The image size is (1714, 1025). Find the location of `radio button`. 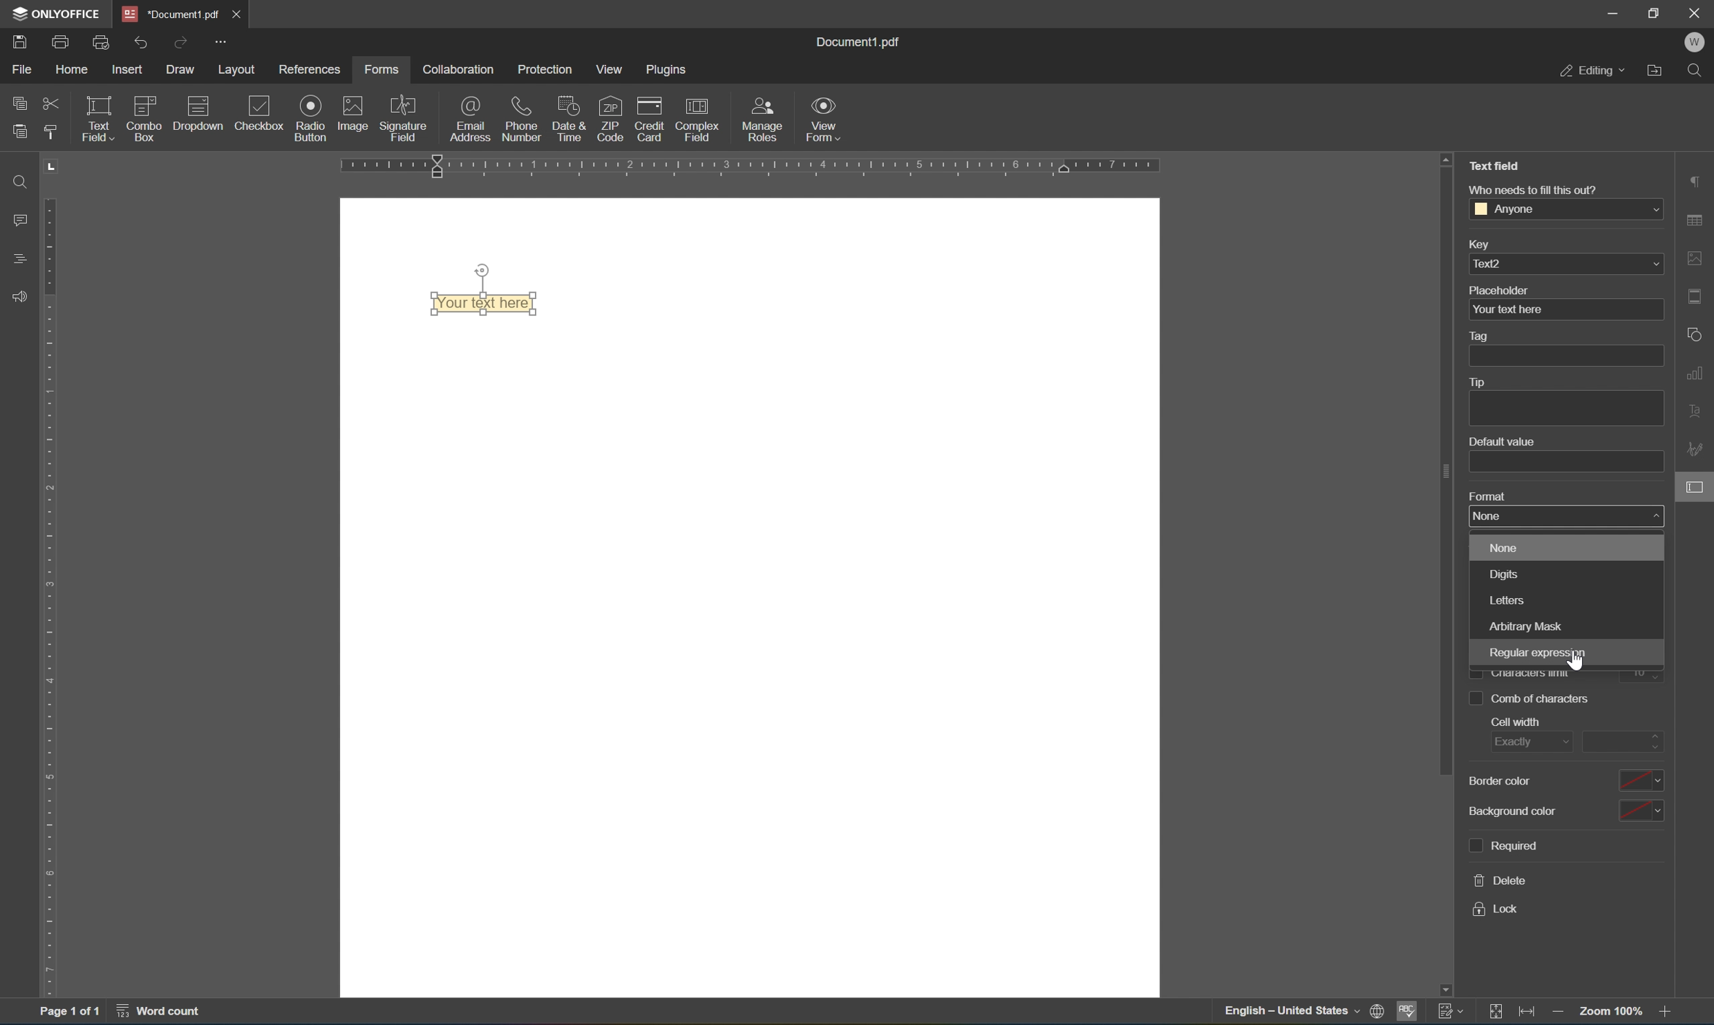

radio button is located at coordinates (310, 117).